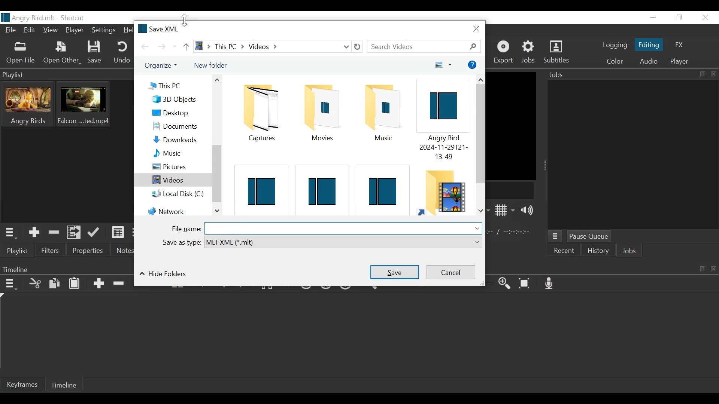 The image size is (719, 404). I want to click on Append, so click(98, 284).